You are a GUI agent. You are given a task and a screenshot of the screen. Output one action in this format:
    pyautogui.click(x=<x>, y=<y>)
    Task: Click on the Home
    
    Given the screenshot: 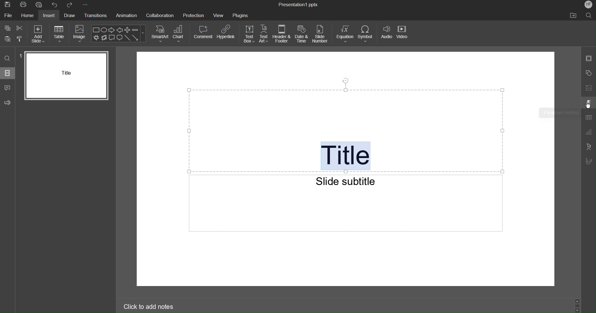 What is the action you would take?
    pyautogui.click(x=28, y=16)
    